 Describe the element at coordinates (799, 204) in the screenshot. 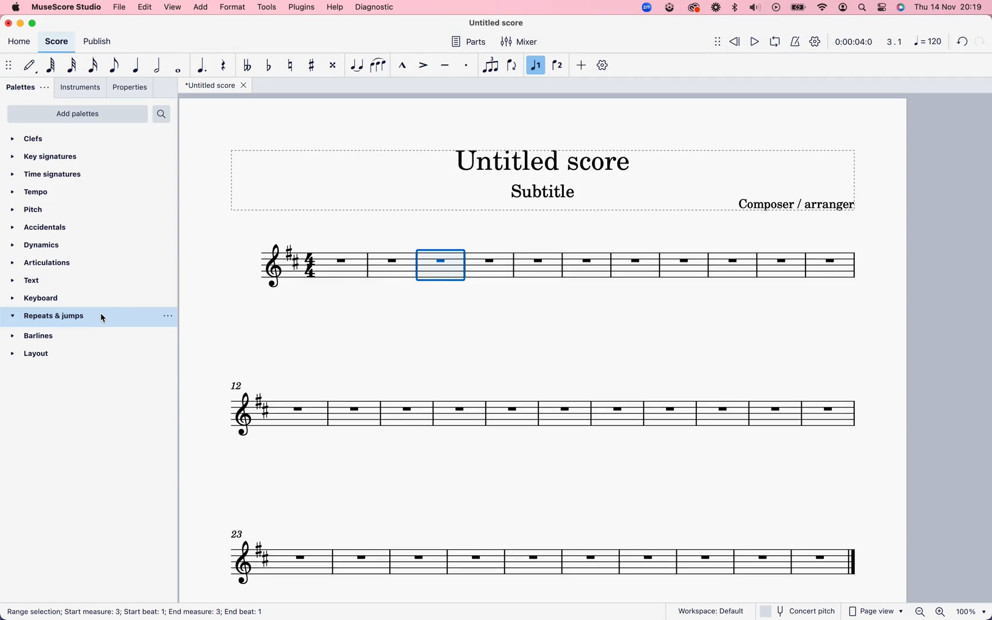

I see `composer / arranger` at that location.